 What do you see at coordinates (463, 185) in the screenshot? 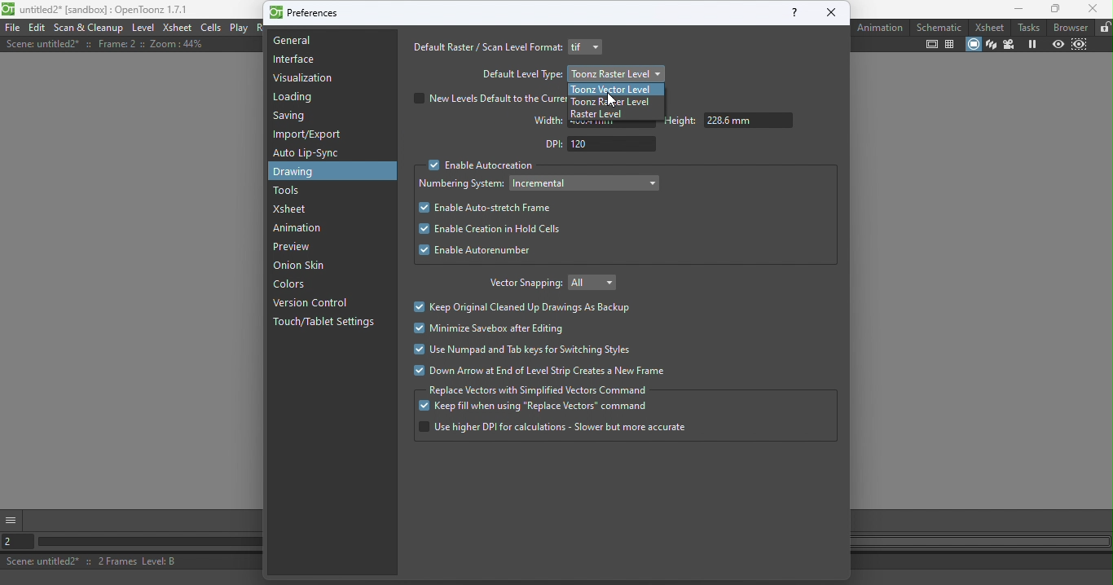
I see `Numbering system` at bounding box center [463, 185].